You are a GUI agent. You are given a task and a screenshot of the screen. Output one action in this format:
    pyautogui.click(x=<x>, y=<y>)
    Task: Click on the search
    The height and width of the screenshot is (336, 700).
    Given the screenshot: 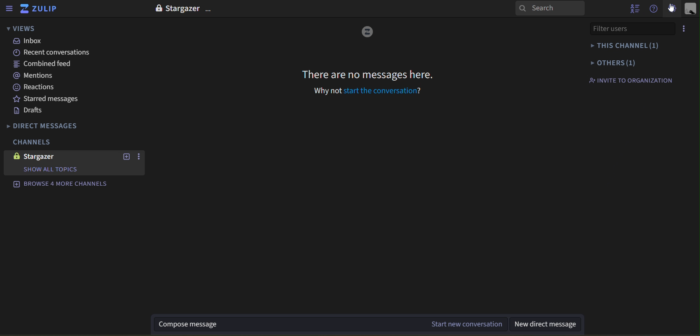 What is the action you would take?
    pyautogui.click(x=550, y=8)
    